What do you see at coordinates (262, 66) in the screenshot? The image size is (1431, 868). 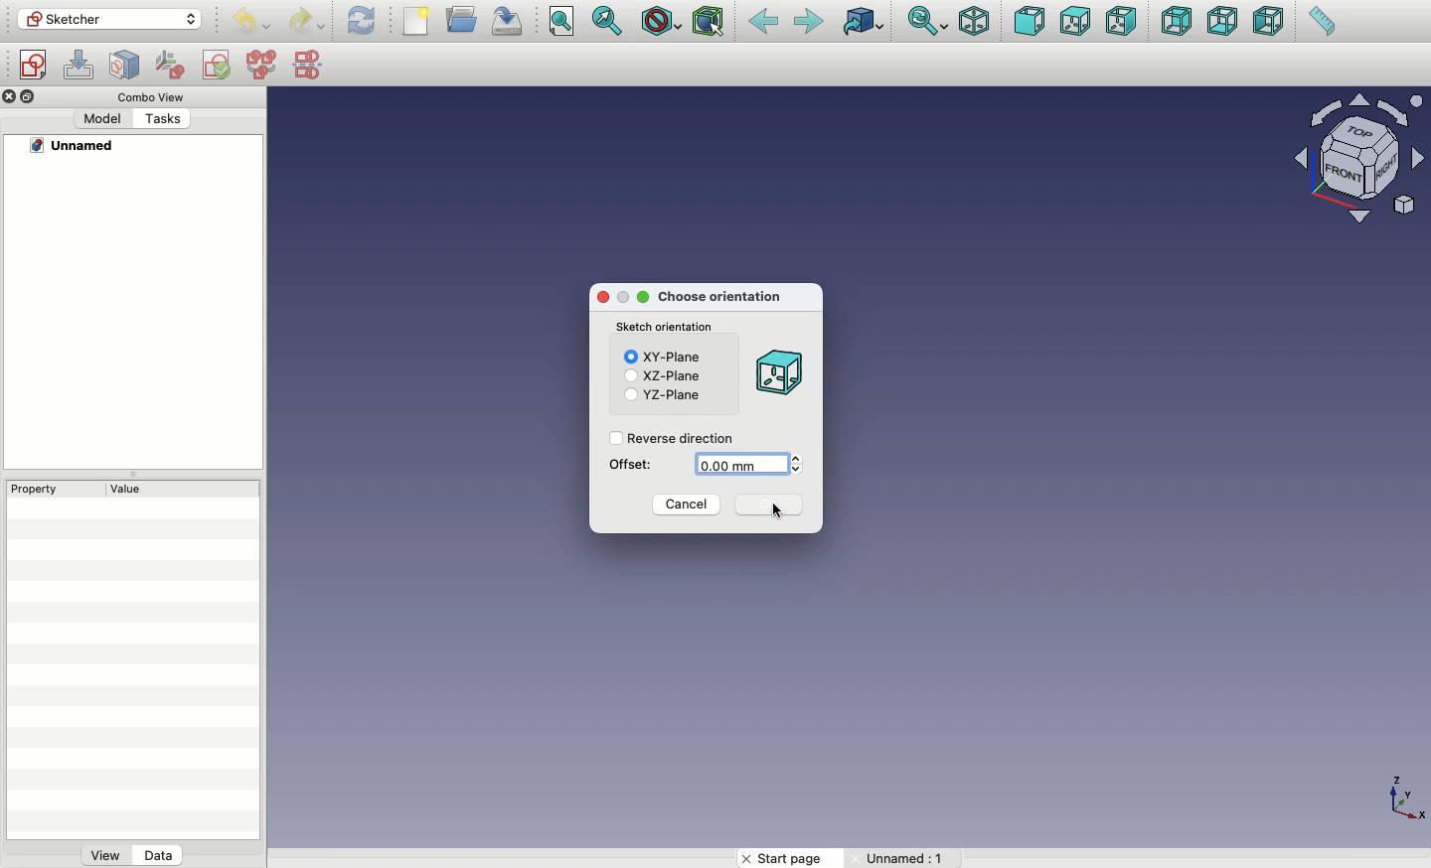 I see `Merge sketches` at bounding box center [262, 66].